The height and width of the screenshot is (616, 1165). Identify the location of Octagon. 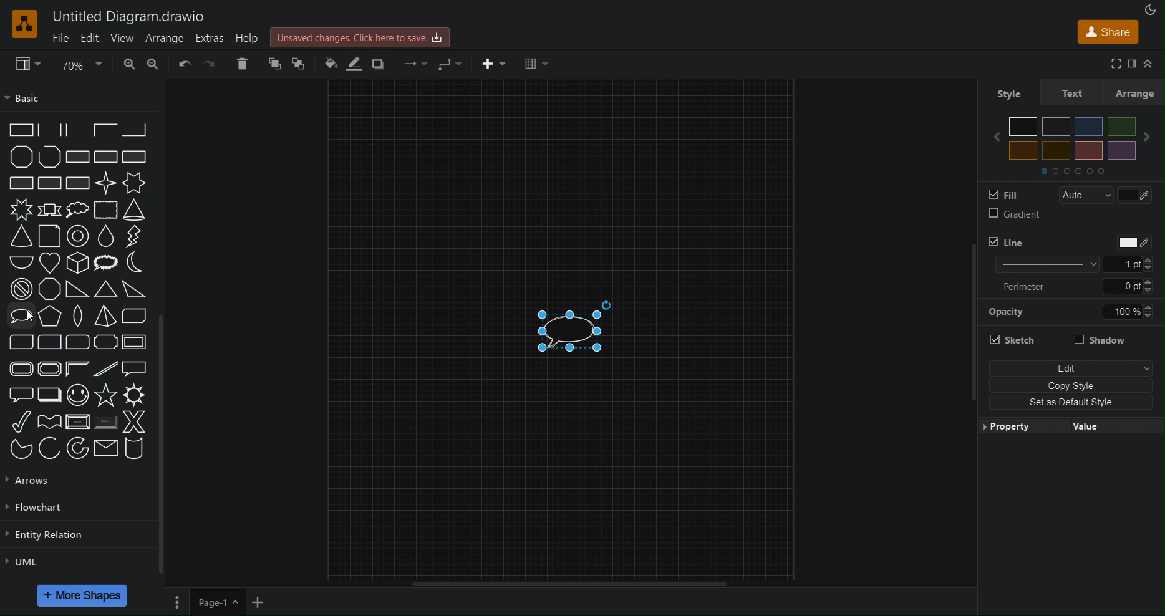
(49, 289).